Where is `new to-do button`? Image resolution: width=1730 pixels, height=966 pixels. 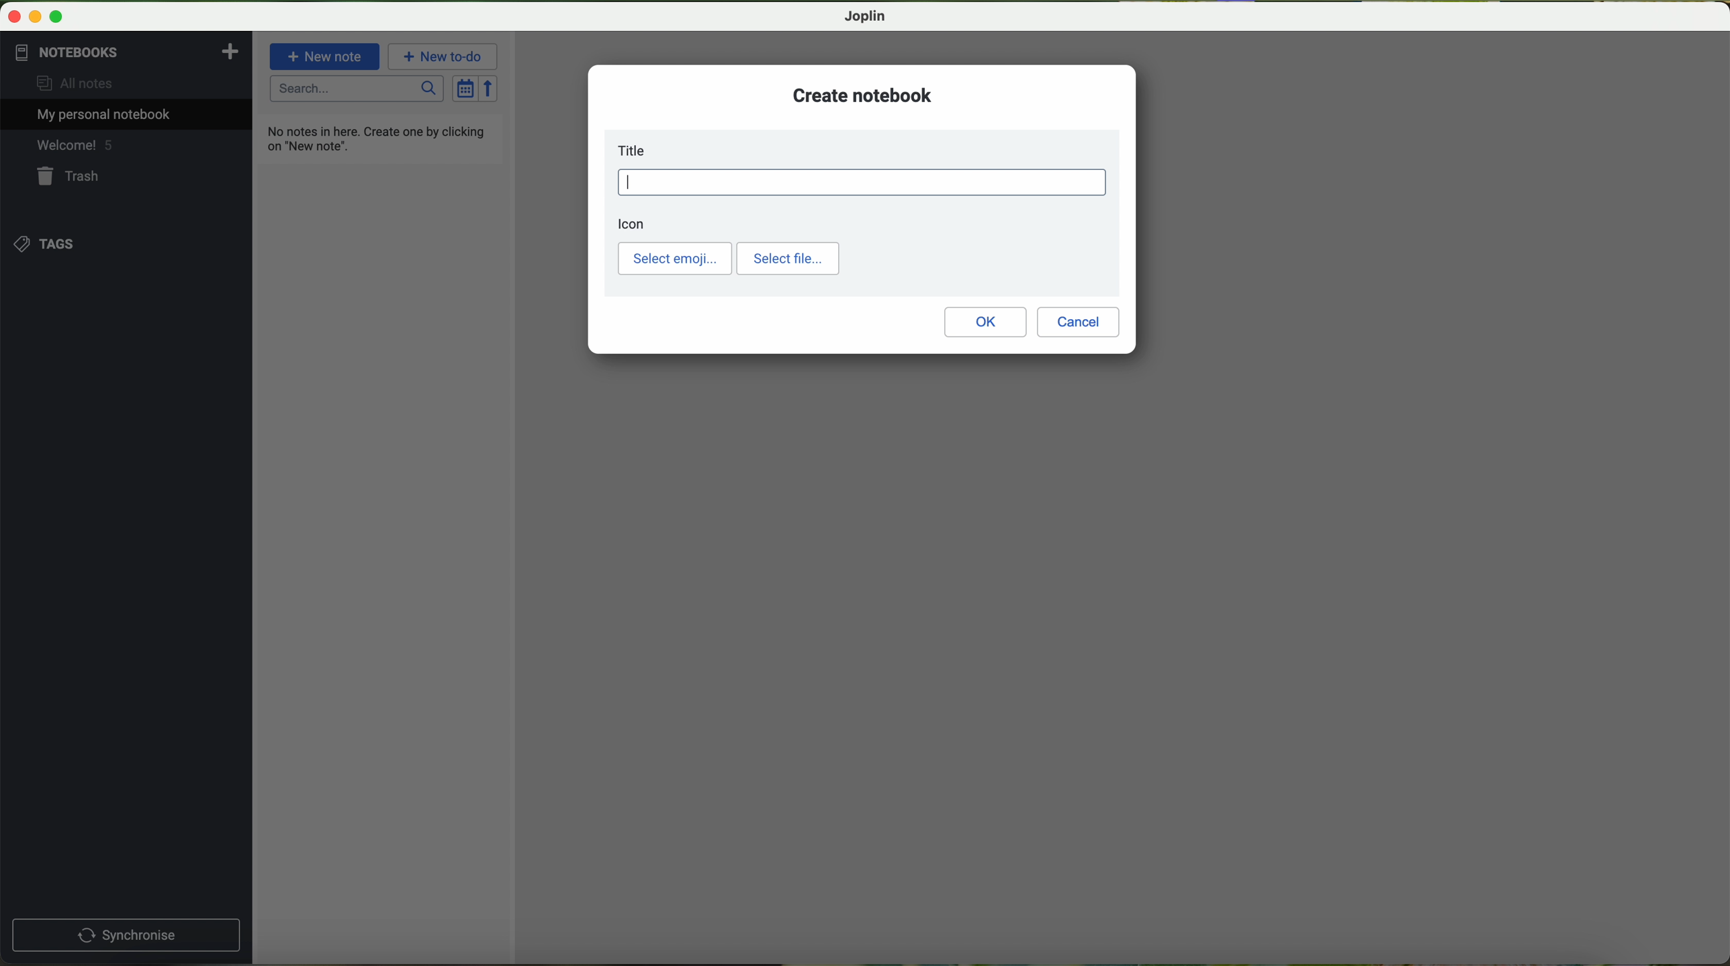
new to-do button is located at coordinates (445, 56).